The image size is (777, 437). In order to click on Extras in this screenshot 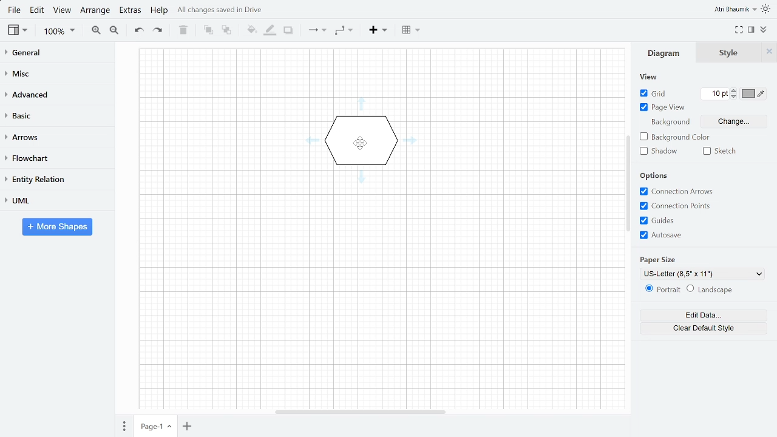, I will do `click(131, 10)`.